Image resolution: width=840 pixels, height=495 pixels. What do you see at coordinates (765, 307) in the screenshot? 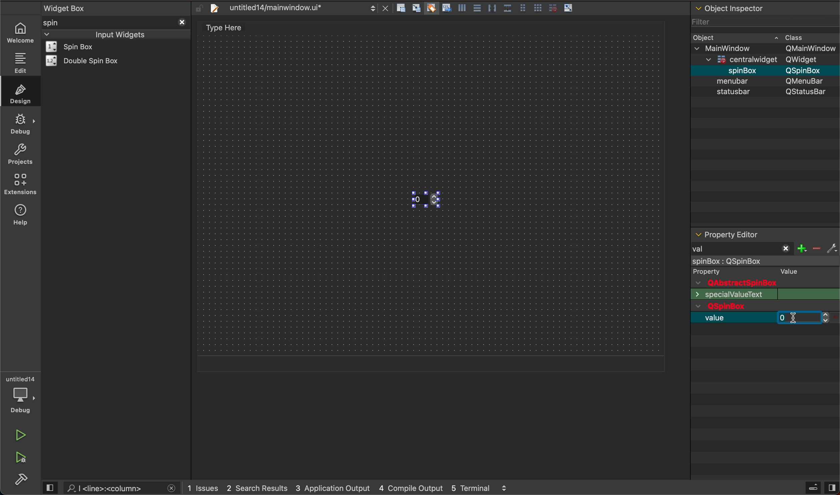
I see `qwidget` at bounding box center [765, 307].